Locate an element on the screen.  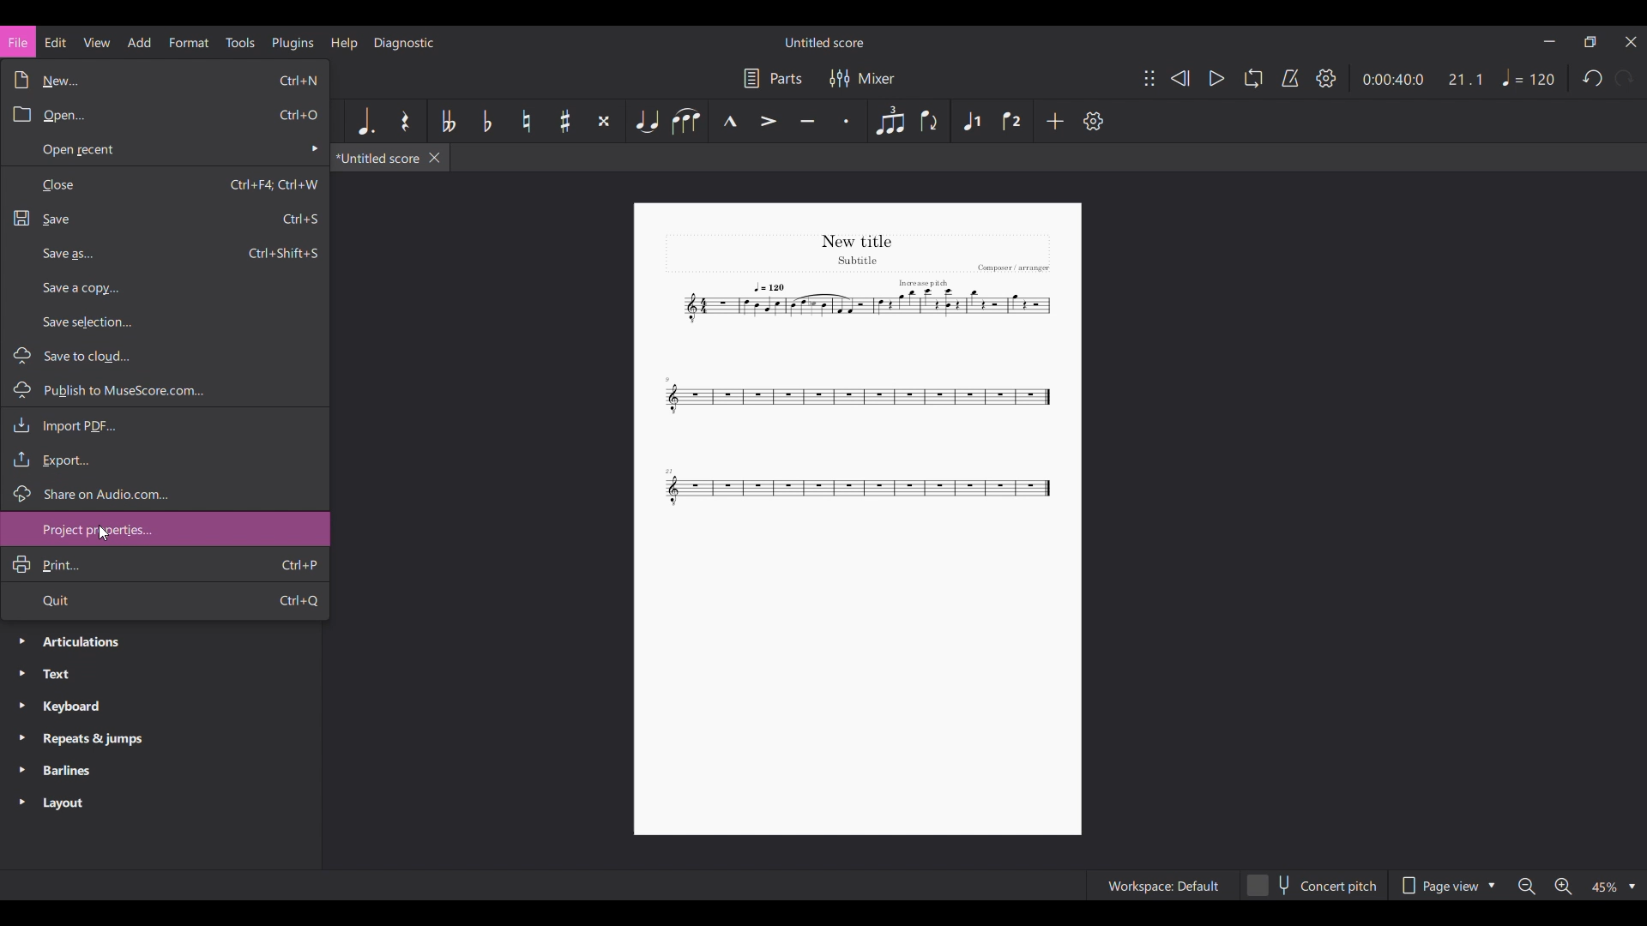
Play is located at coordinates (1218, 78).